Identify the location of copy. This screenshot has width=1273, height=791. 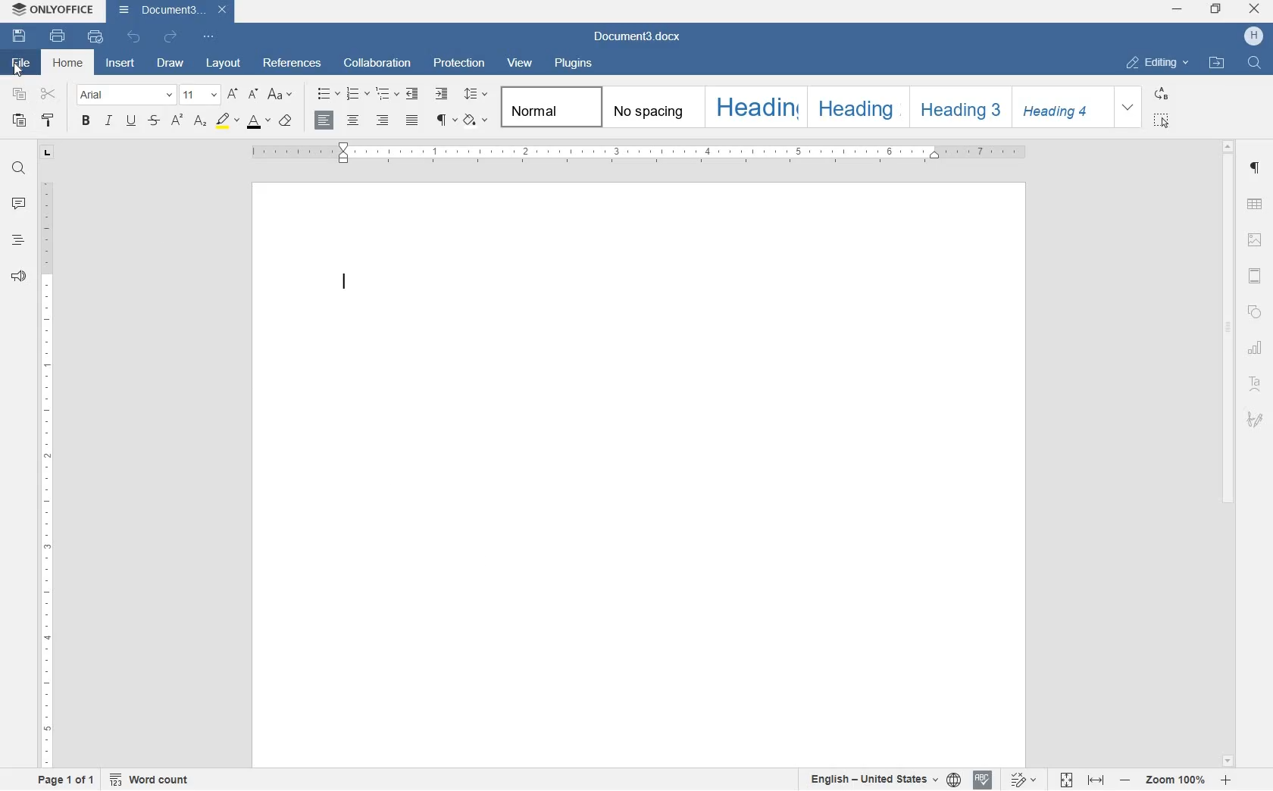
(19, 94).